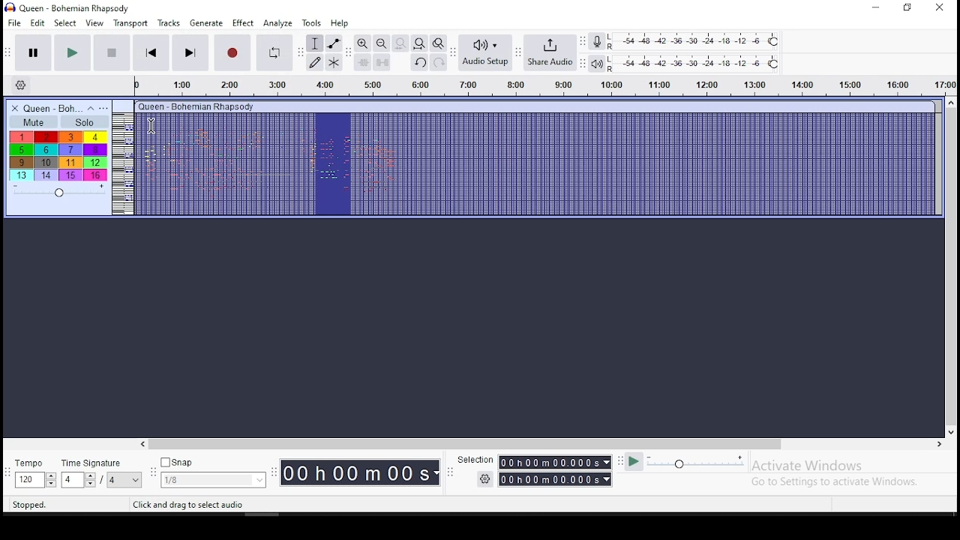 This screenshot has width=960, height=540. I want to click on snap, so click(214, 473).